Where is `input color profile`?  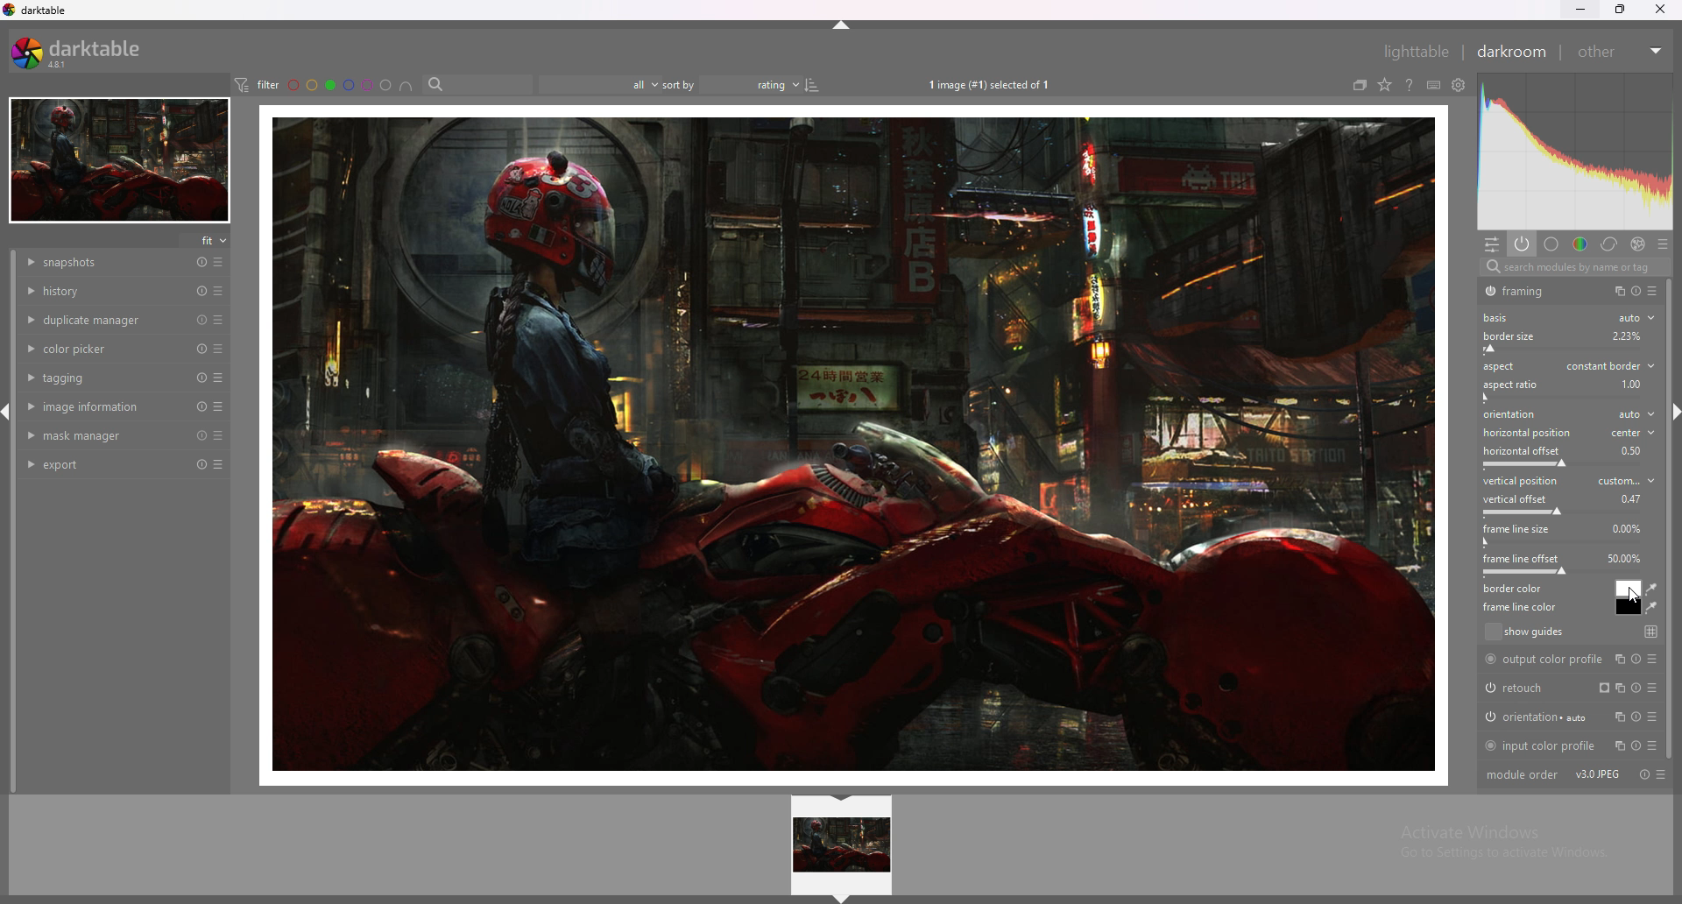 input color profile is located at coordinates (1569, 744).